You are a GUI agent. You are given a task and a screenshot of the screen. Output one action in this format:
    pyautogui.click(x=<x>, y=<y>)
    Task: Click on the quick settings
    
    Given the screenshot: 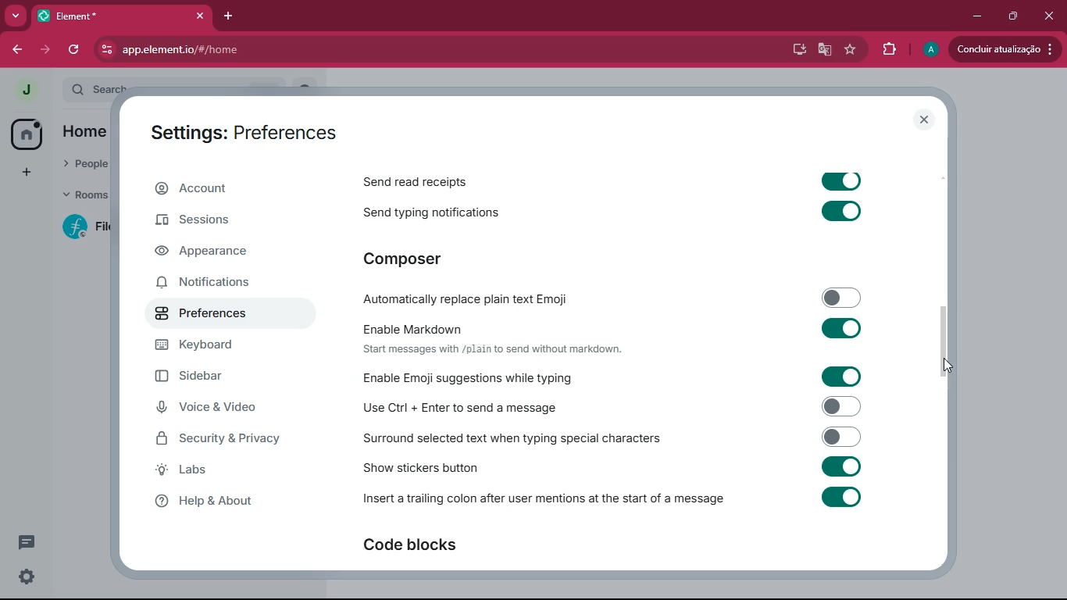 What is the action you would take?
    pyautogui.click(x=27, y=576)
    